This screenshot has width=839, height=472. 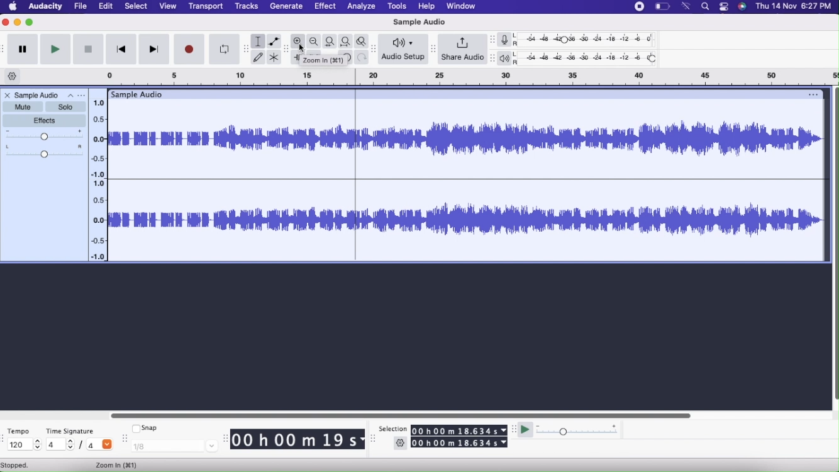 What do you see at coordinates (258, 41) in the screenshot?
I see `Selection tool` at bounding box center [258, 41].